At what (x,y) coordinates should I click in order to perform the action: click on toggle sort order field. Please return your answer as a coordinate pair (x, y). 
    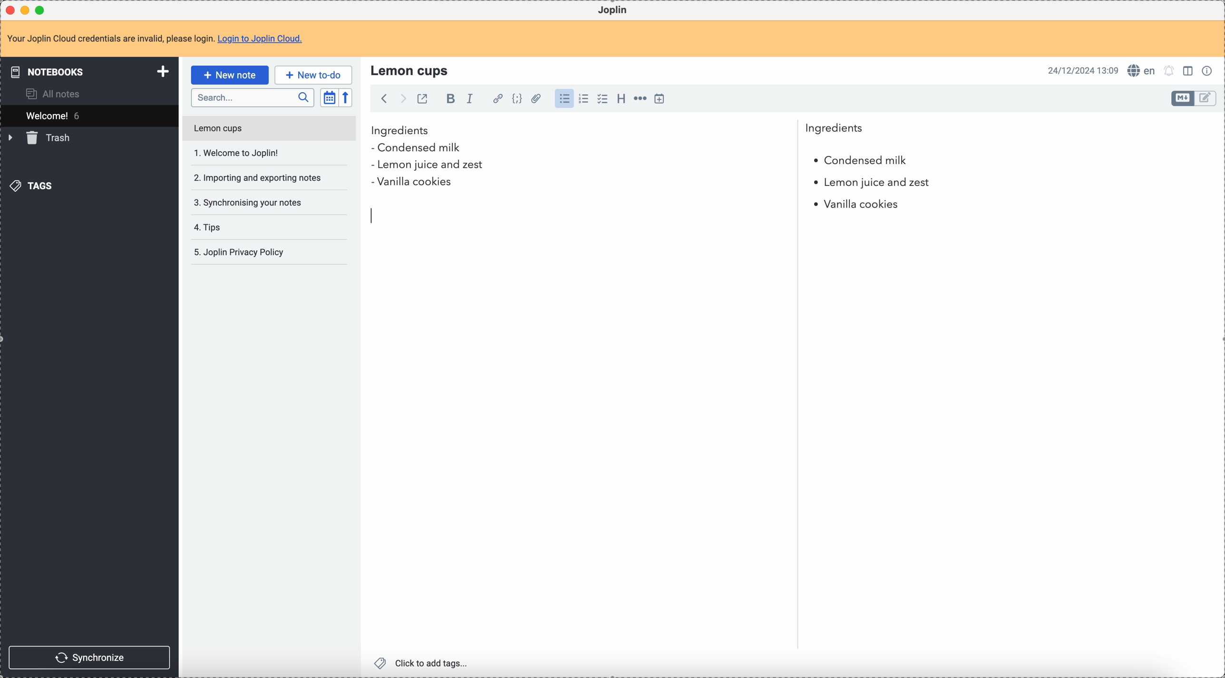
    Looking at the image, I should click on (329, 98).